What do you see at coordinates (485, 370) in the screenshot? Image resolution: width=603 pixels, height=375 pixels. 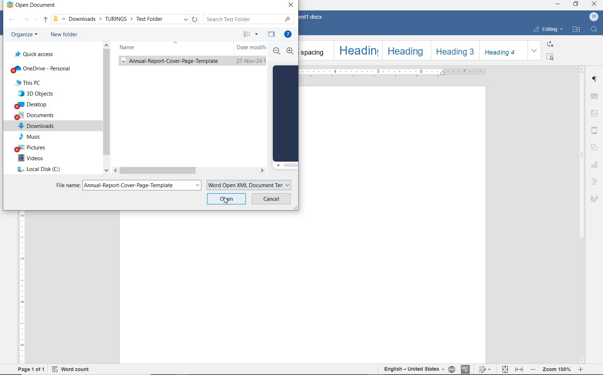 I see `` at bounding box center [485, 370].